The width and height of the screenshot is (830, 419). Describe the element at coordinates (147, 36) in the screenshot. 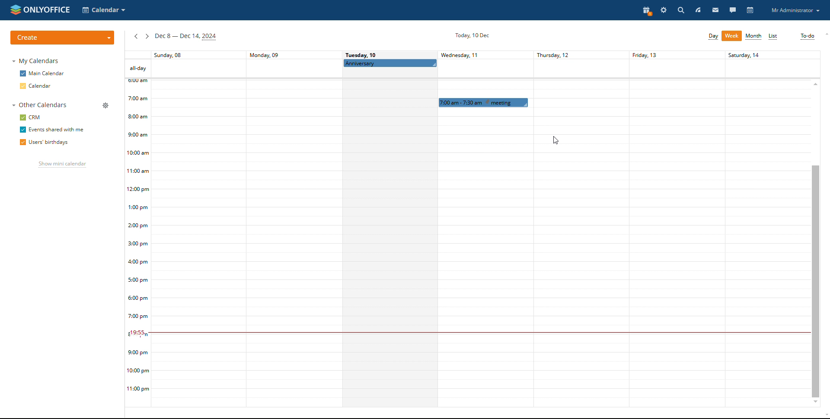

I see `next week` at that location.